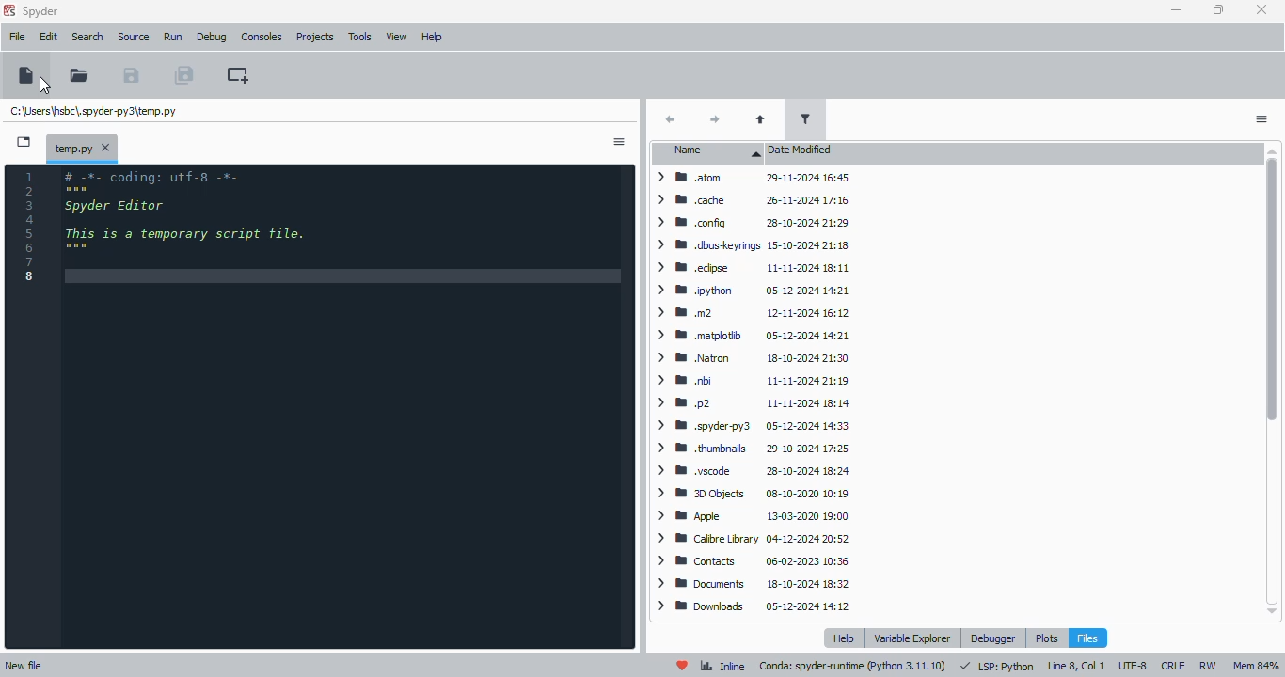 The width and height of the screenshot is (1285, 677). What do you see at coordinates (753, 583) in the screenshot?
I see `> B® Documents 18-10-2024 18:32` at bounding box center [753, 583].